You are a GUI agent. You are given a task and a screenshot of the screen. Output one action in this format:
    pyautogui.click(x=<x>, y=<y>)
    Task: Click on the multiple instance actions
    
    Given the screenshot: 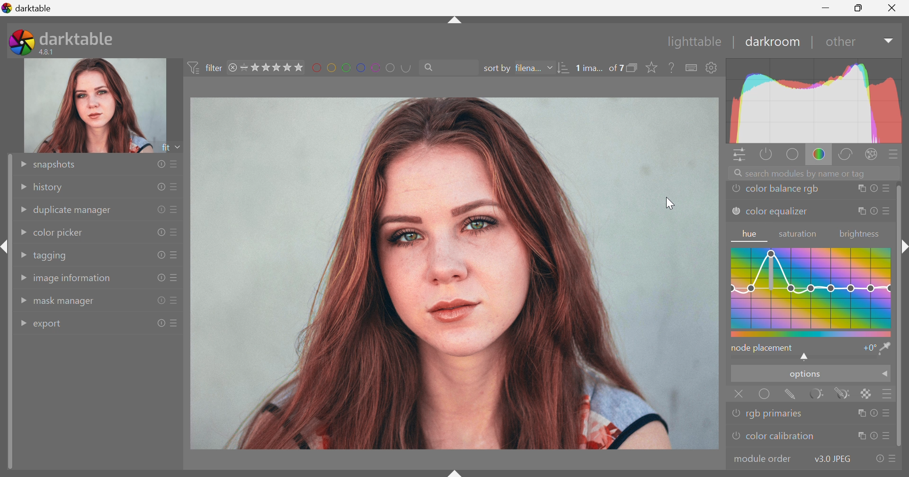 What is the action you would take?
    pyautogui.click(x=860, y=436)
    